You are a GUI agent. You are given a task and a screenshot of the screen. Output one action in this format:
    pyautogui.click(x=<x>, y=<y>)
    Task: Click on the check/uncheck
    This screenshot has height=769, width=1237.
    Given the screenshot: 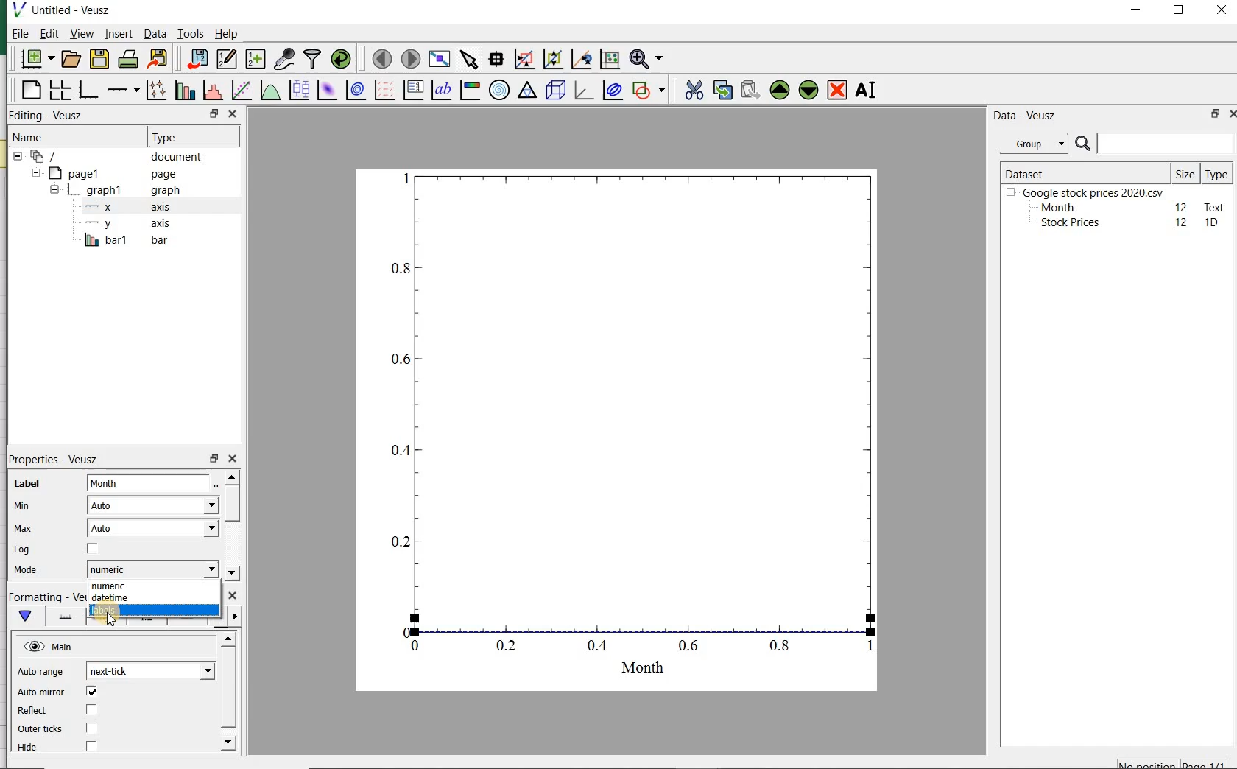 What is the action you would take?
    pyautogui.click(x=91, y=747)
    